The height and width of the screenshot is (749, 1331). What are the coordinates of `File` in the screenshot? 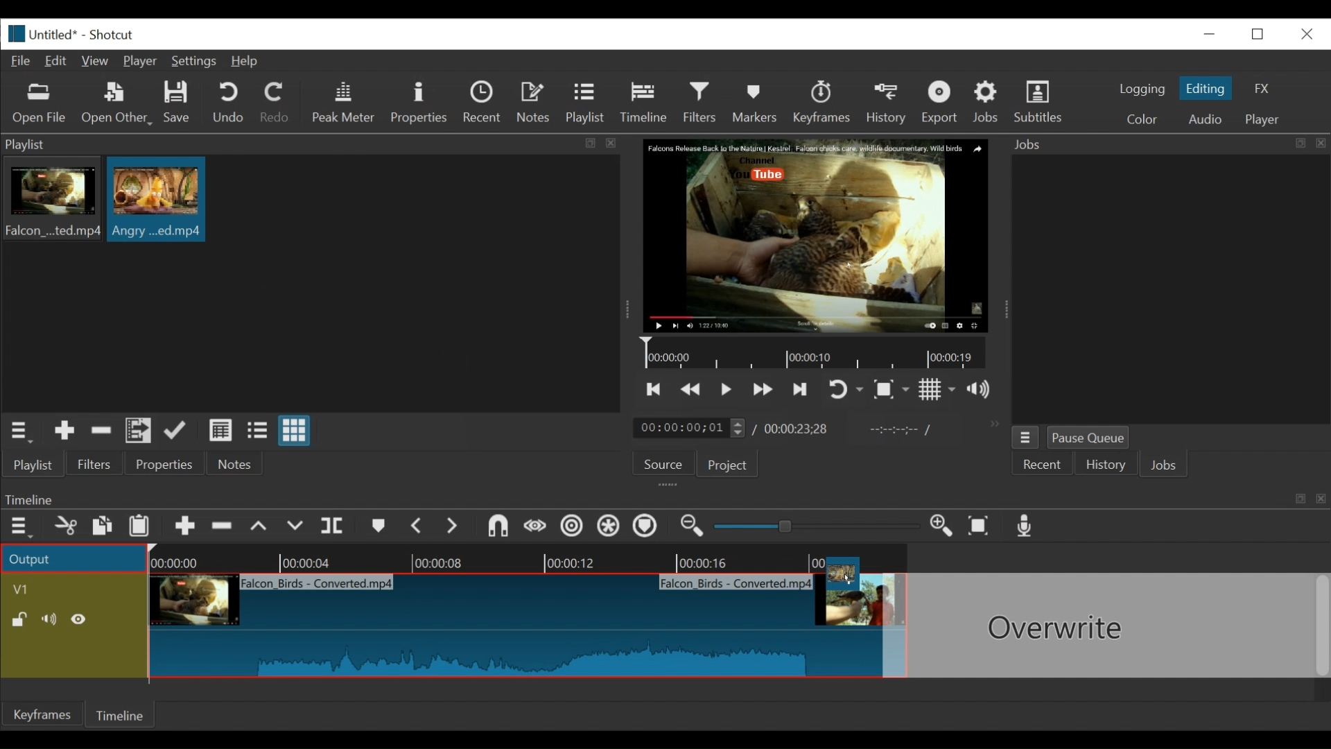 It's located at (24, 62).